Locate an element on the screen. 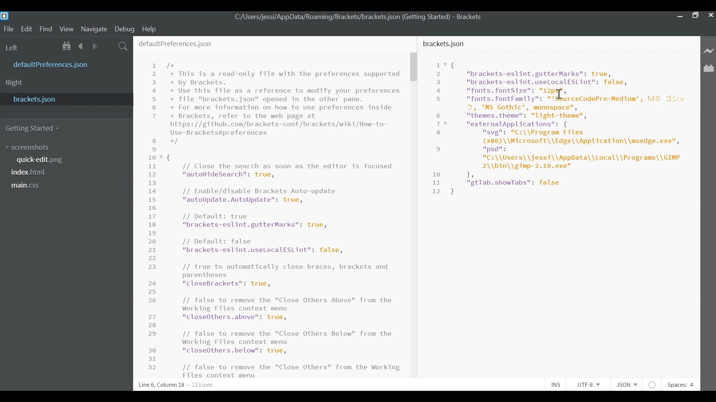  JSON is located at coordinates (629, 385).